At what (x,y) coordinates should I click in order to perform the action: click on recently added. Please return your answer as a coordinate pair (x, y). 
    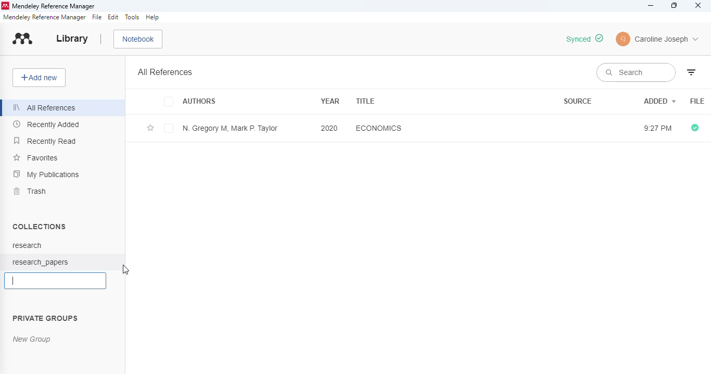
    Looking at the image, I should click on (47, 124).